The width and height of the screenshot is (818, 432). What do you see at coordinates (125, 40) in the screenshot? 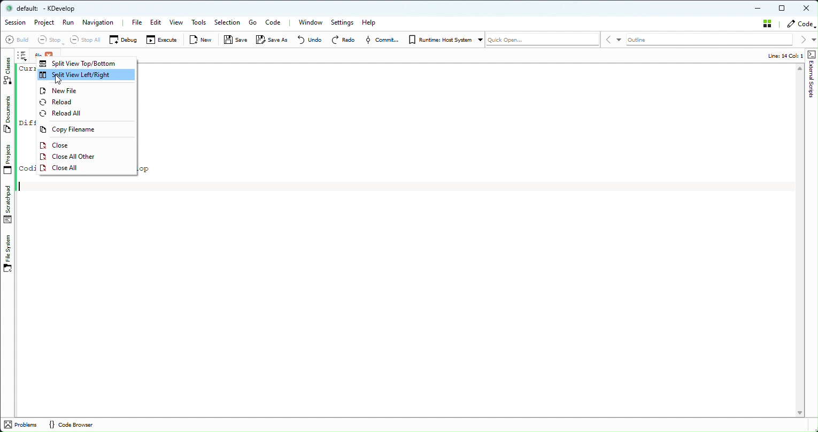
I see `Debug` at bounding box center [125, 40].